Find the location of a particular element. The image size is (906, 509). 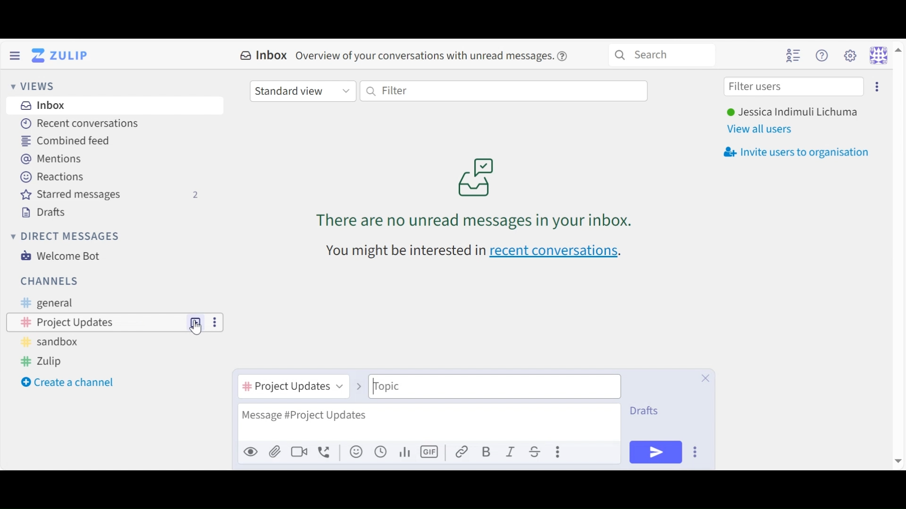

Go to Home View is located at coordinates (62, 56).